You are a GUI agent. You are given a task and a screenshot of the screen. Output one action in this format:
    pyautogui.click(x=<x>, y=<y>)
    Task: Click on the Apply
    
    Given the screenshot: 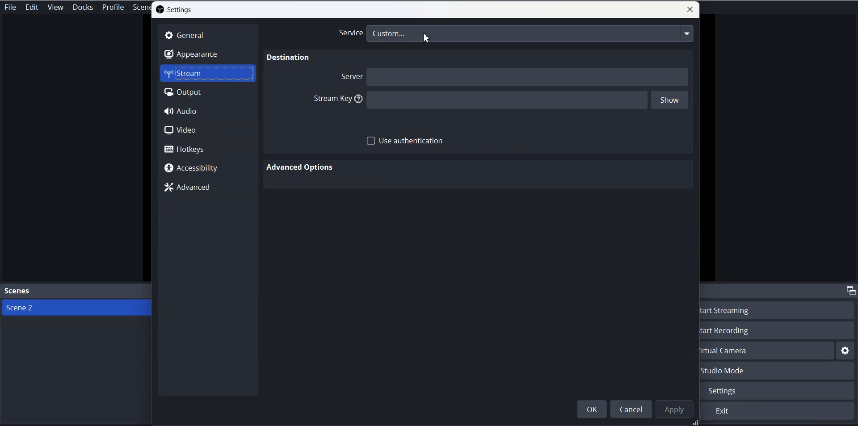 What is the action you would take?
    pyautogui.click(x=675, y=409)
    